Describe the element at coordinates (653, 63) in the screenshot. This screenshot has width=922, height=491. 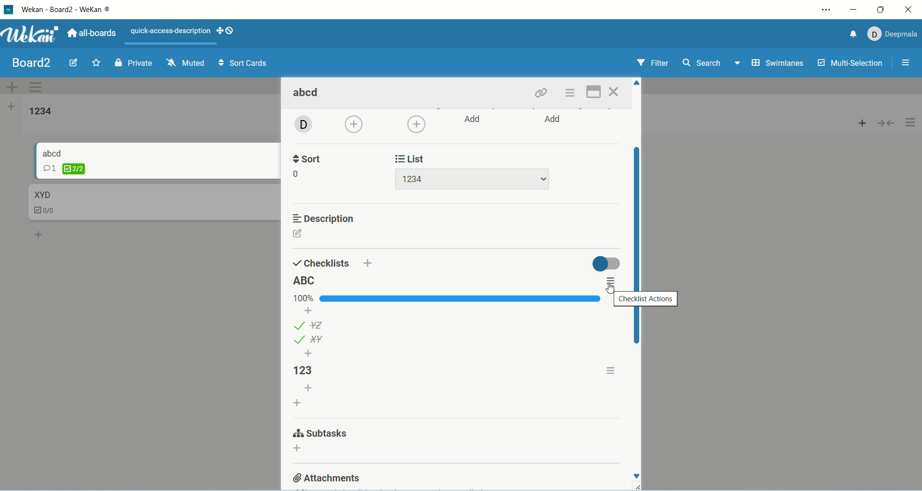
I see `filter` at that location.